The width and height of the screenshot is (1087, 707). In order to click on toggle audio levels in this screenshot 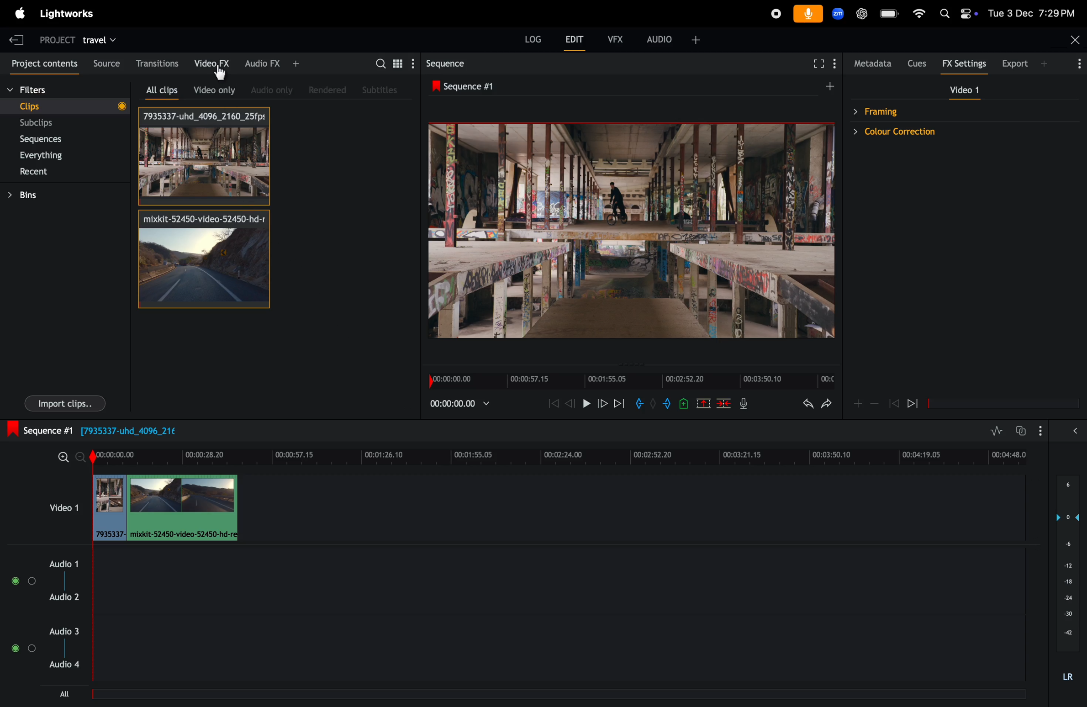, I will do `click(997, 429)`.